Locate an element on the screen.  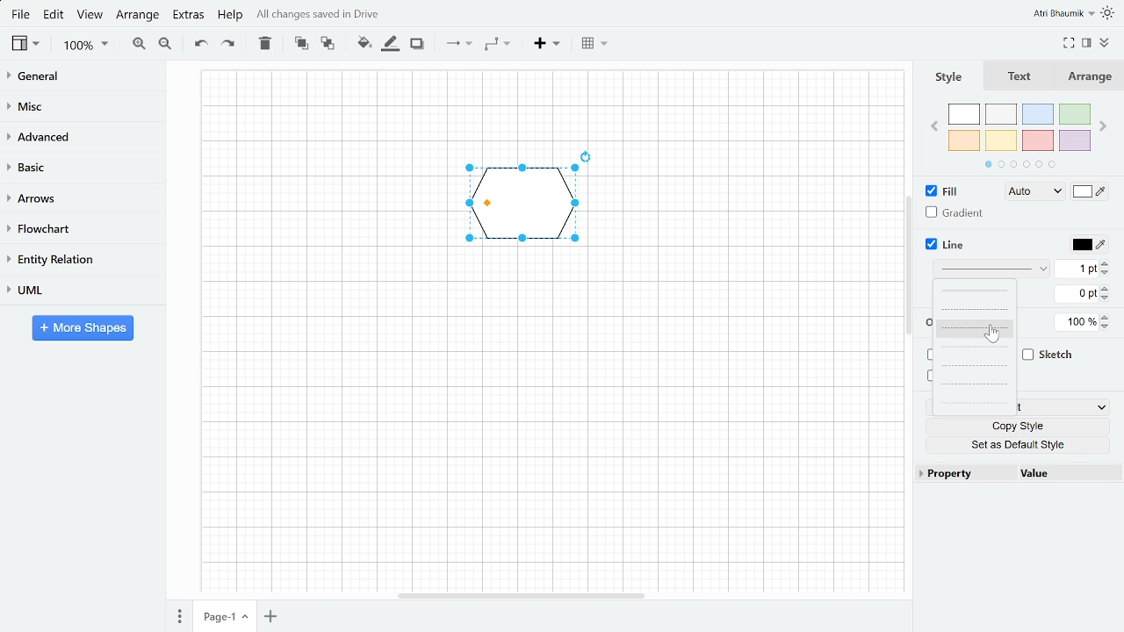
Decrease opacity is located at coordinates (1106, 328).